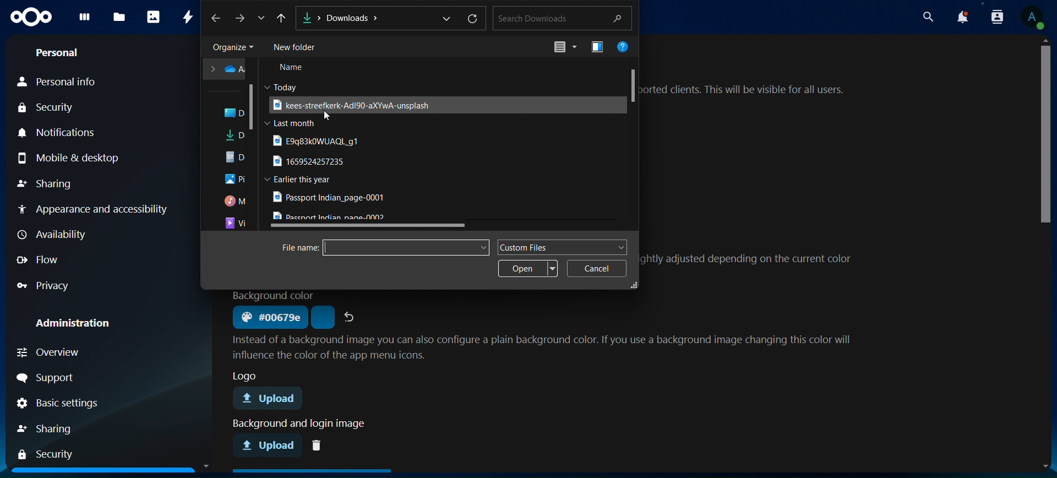 The image size is (1057, 478). Describe the element at coordinates (91, 208) in the screenshot. I see `appearance and accessibility` at that location.